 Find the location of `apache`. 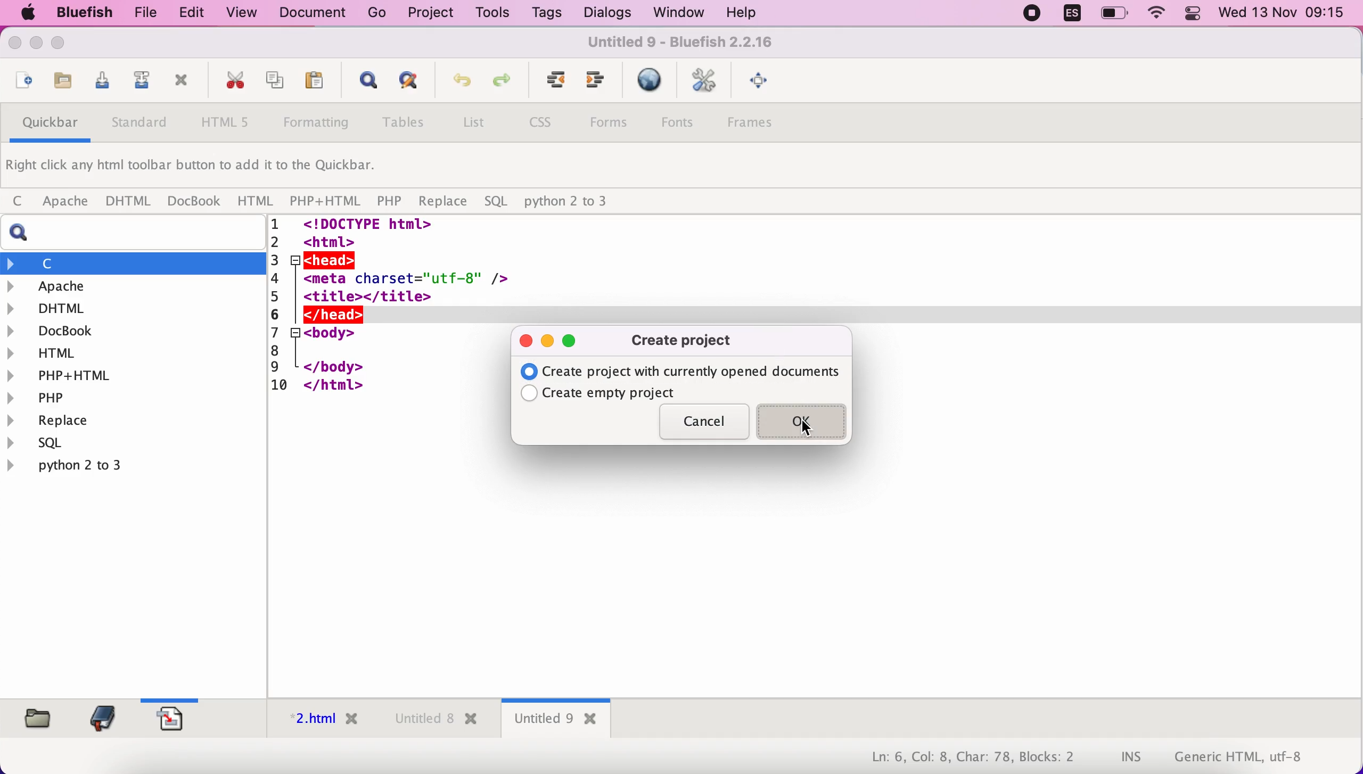

apache is located at coordinates (135, 286).